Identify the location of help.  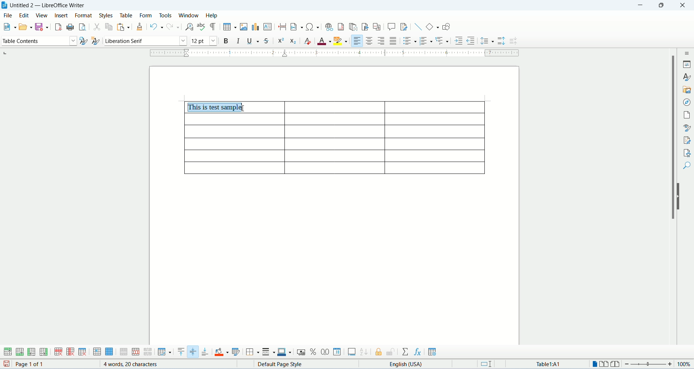
(212, 16).